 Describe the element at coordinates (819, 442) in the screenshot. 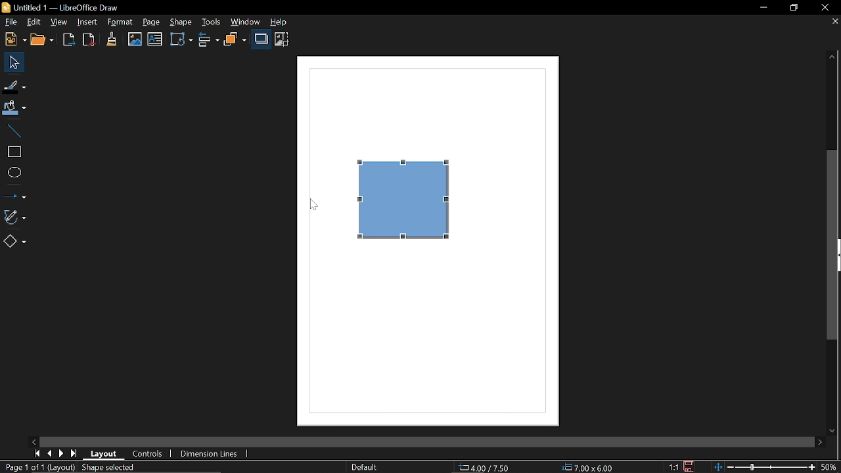

I see `Move right` at that location.